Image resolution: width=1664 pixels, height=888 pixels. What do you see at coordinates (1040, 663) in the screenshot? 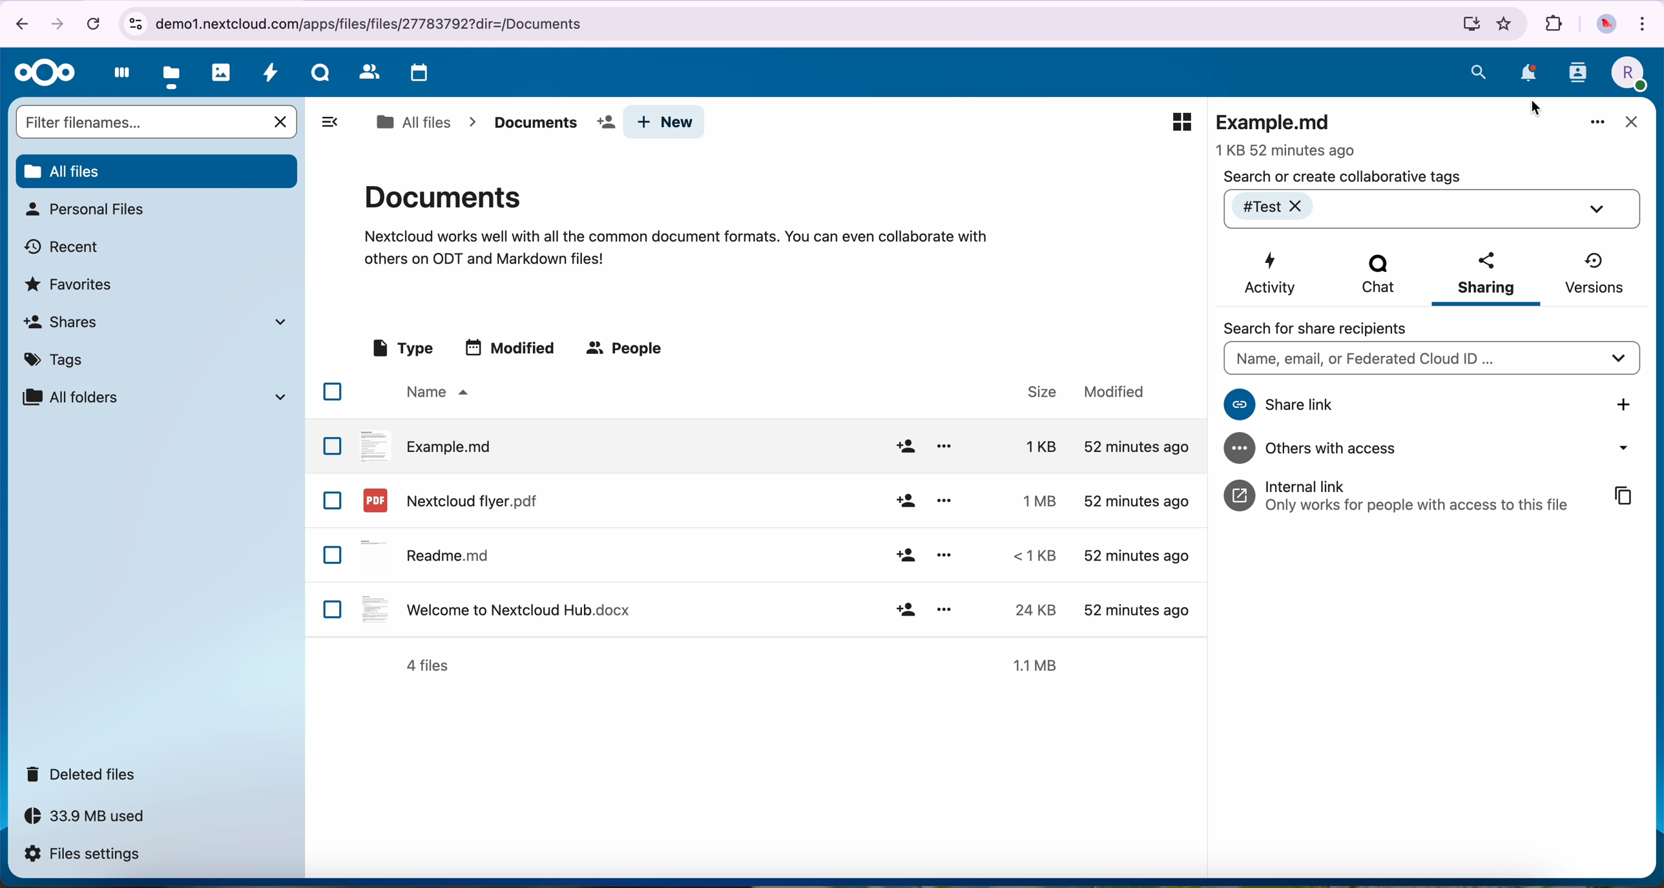
I see `1.1MB` at bounding box center [1040, 663].